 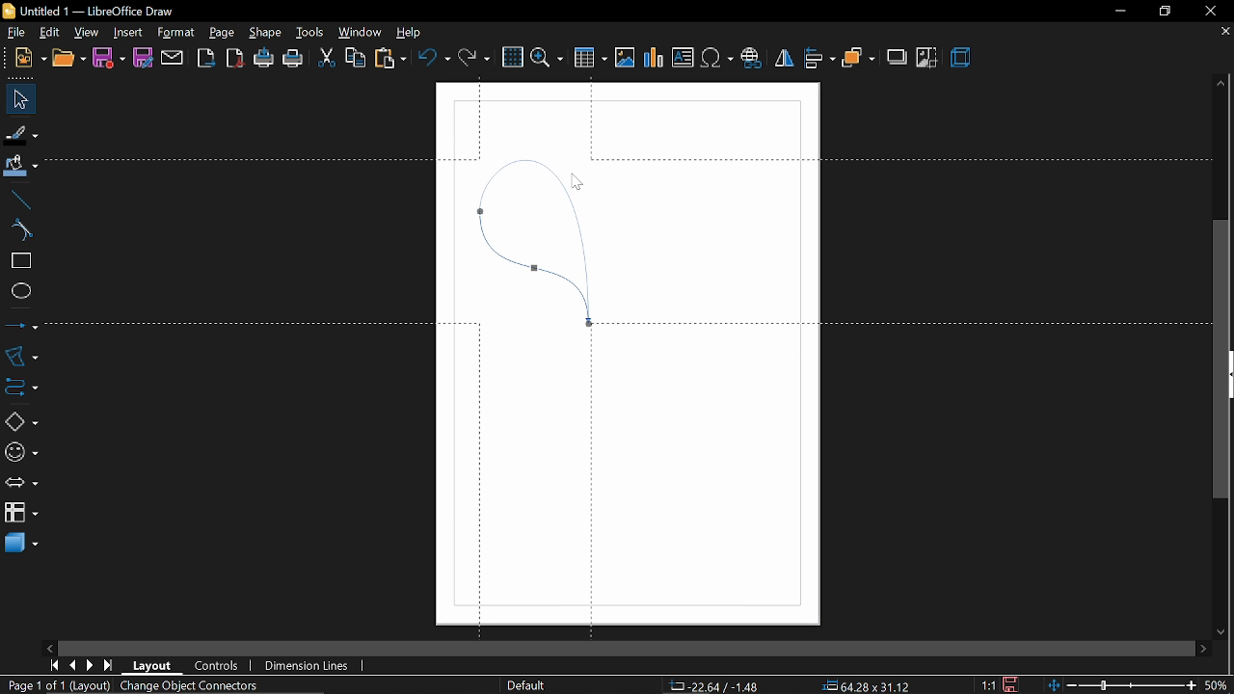 I want to click on crop, so click(x=927, y=58).